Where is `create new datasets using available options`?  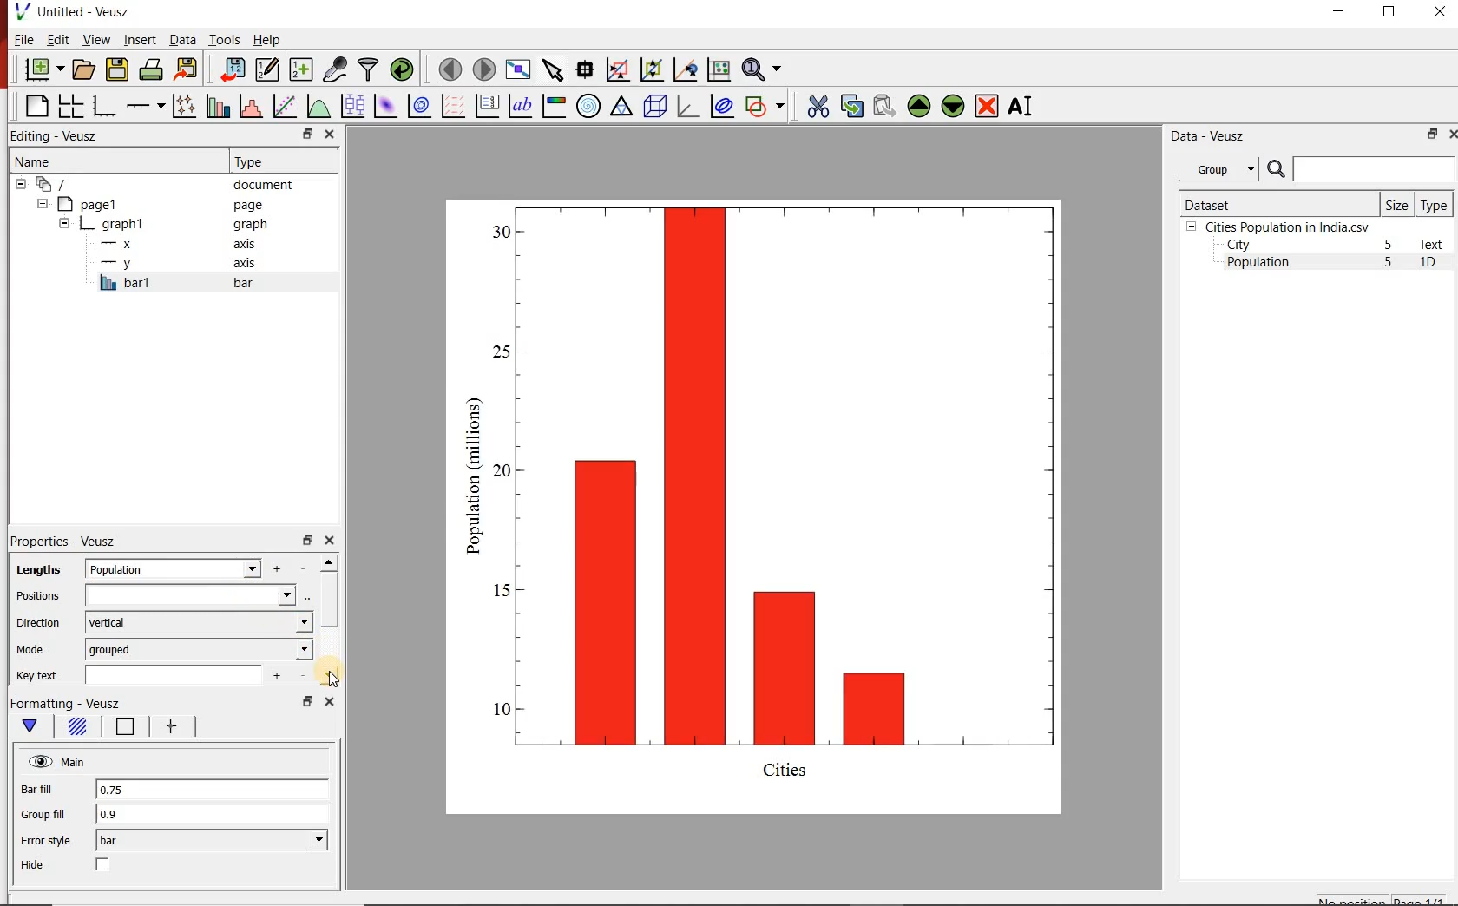 create new datasets using available options is located at coordinates (299, 69).